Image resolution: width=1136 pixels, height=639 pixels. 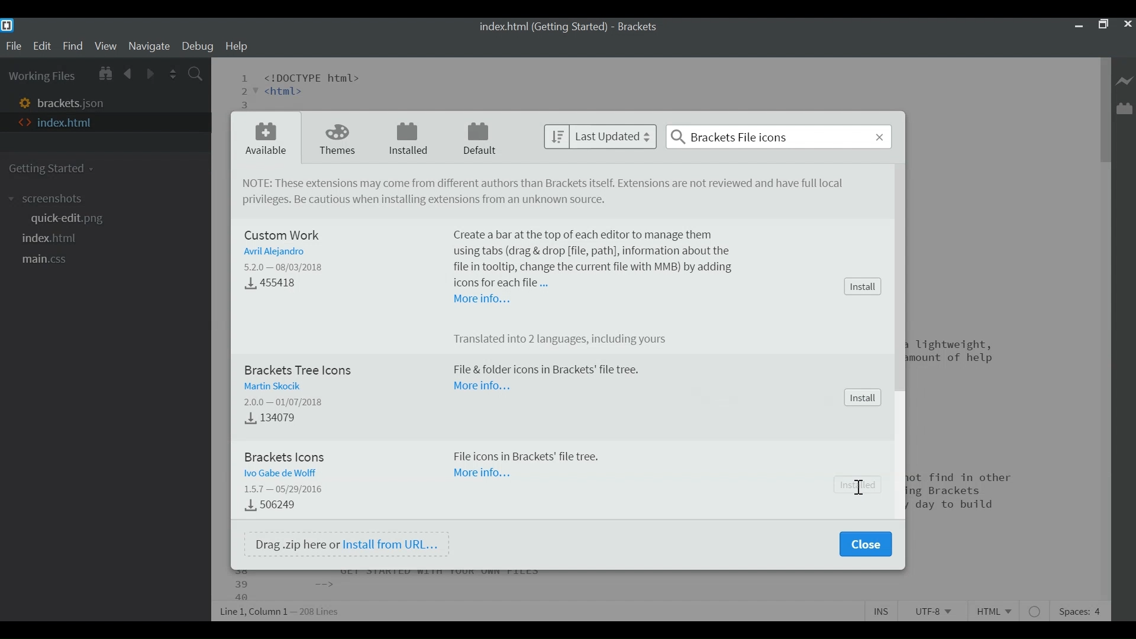 What do you see at coordinates (547, 184) in the screenshot?
I see `NOTE: These Extensions may come from different authors than brackets itself. Extensions are not reviewed and have not full privileges` at bounding box center [547, 184].